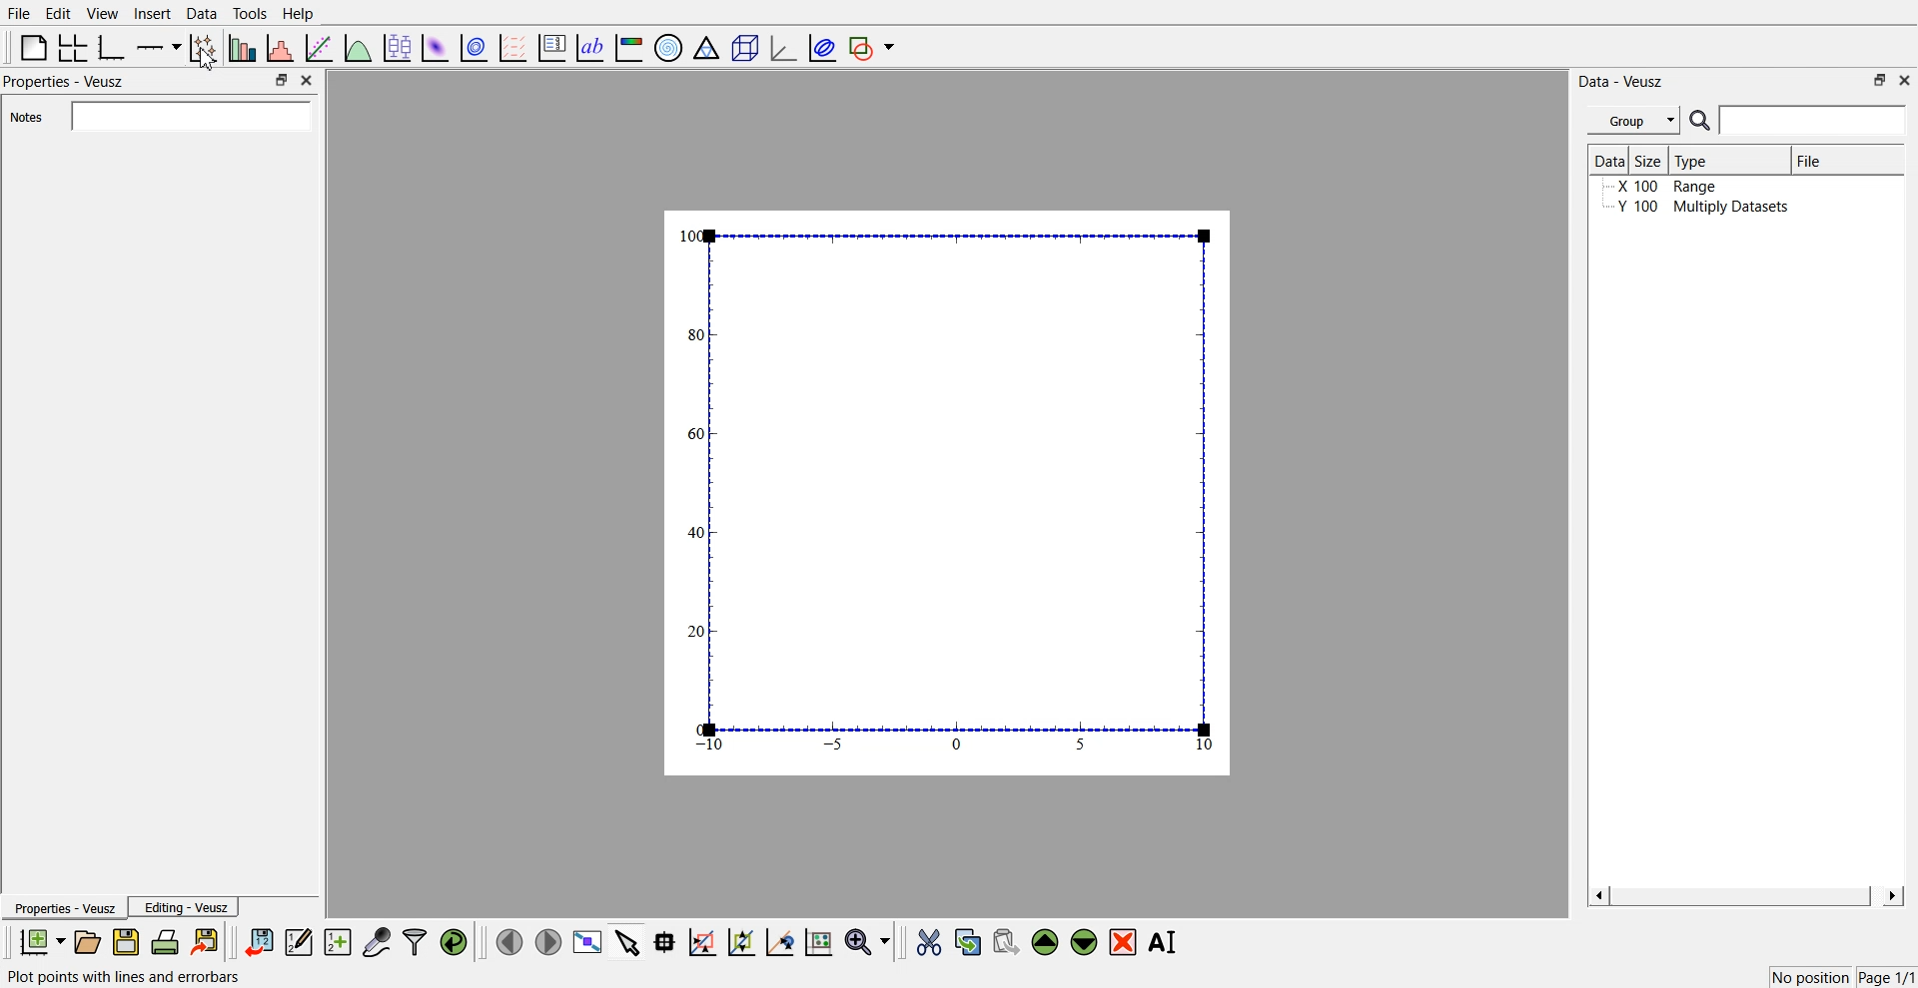 This screenshot has width=1918, height=988. What do you see at coordinates (305, 16) in the screenshot?
I see `Help` at bounding box center [305, 16].